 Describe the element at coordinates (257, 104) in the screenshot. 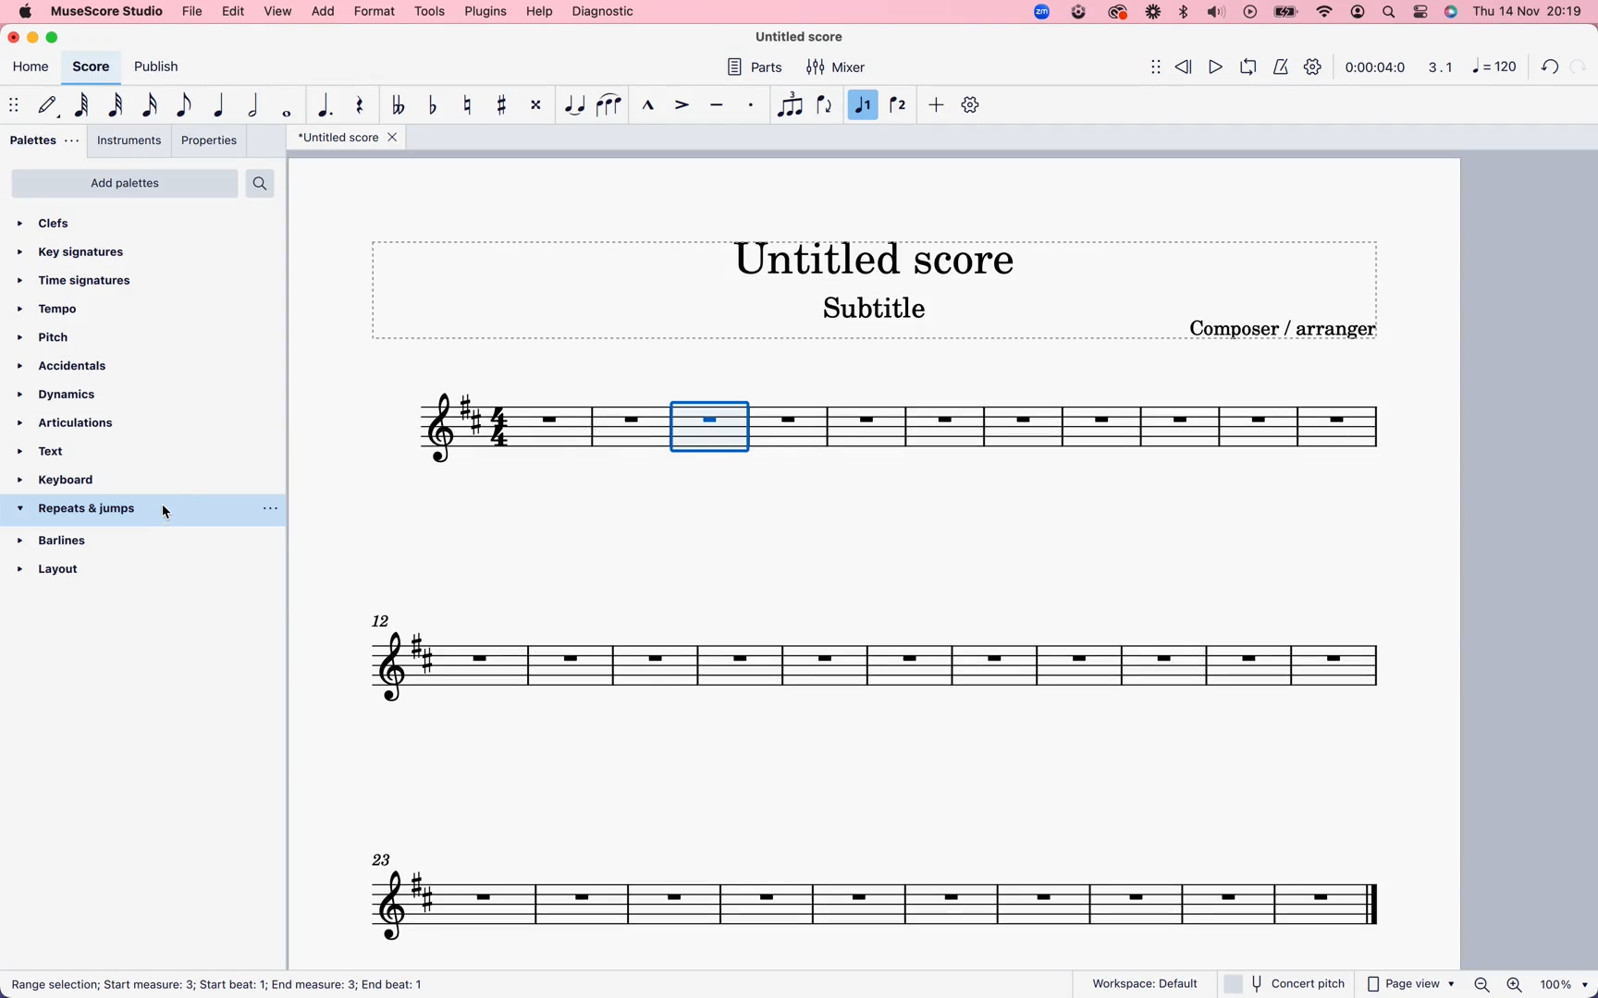

I see `half note` at that location.